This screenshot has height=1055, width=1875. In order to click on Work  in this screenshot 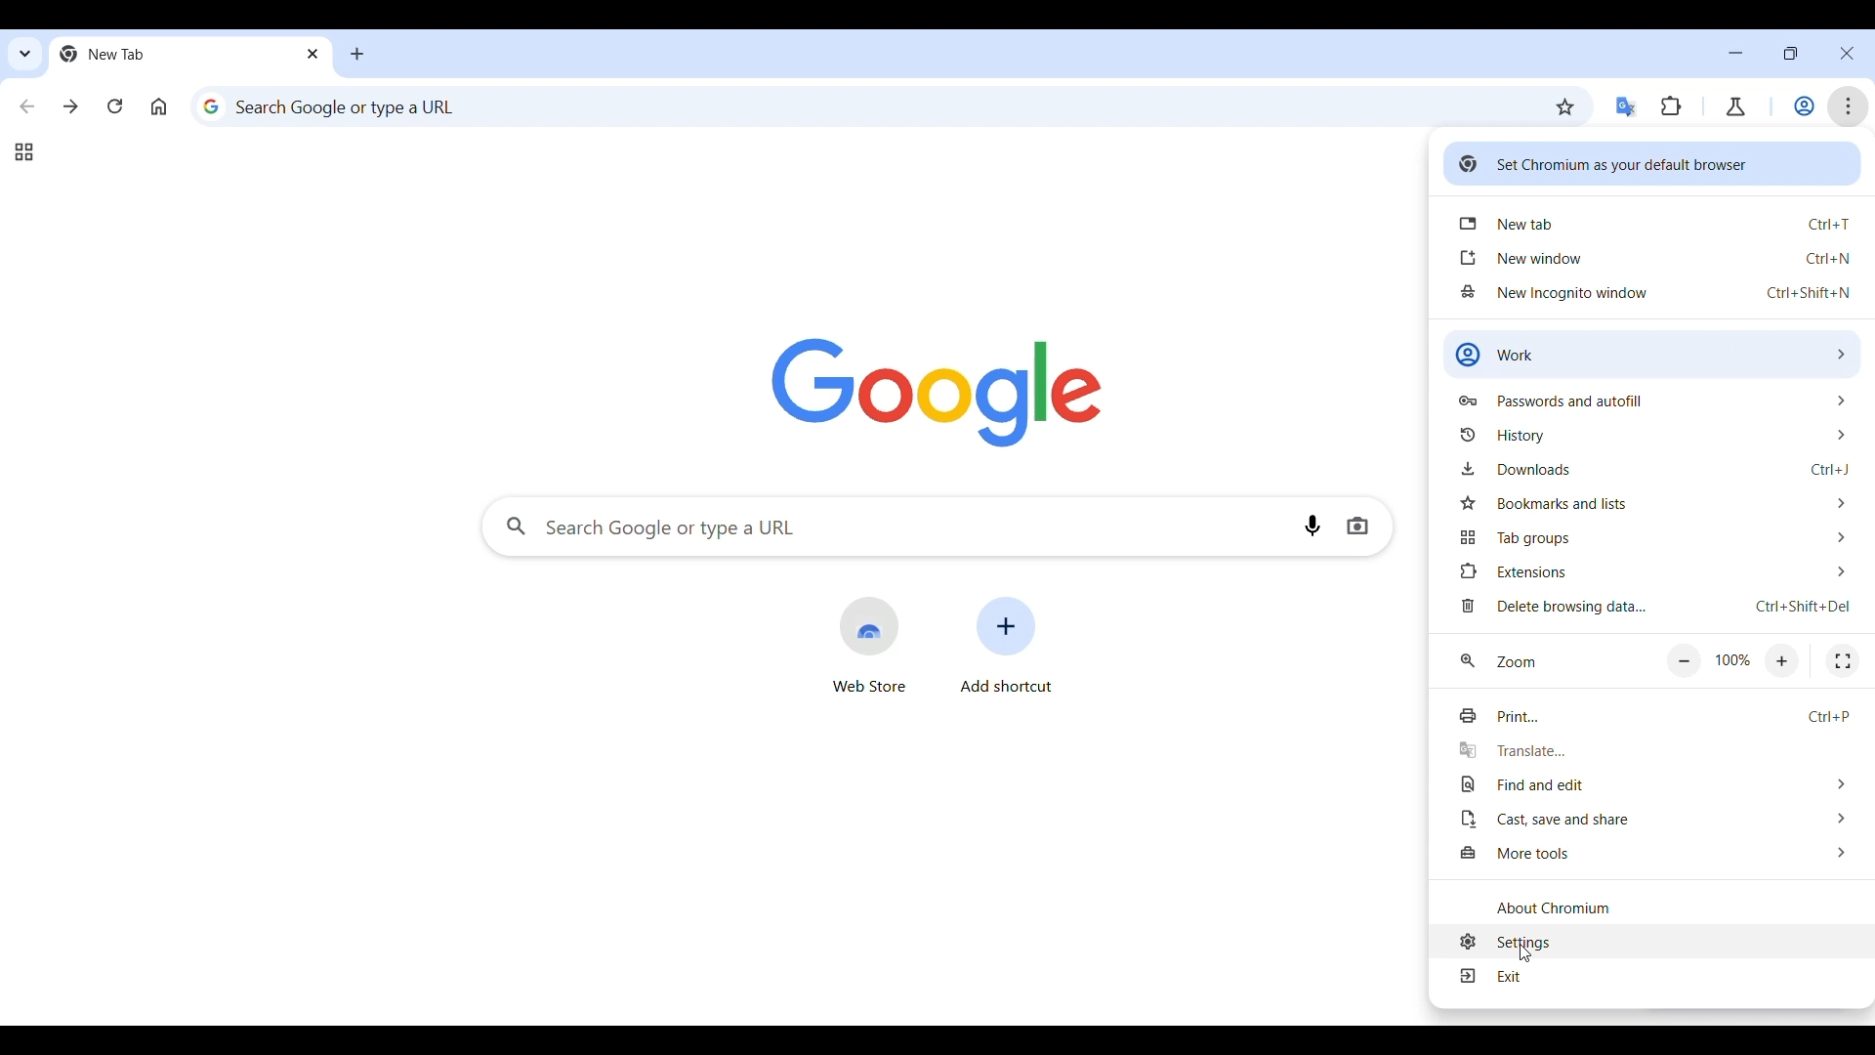, I will do `click(1651, 355)`.